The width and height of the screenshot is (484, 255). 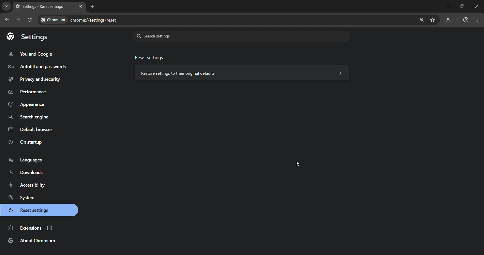 What do you see at coordinates (26, 159) in the screenshot?
I see `languages` at bounding box center [26, 159].